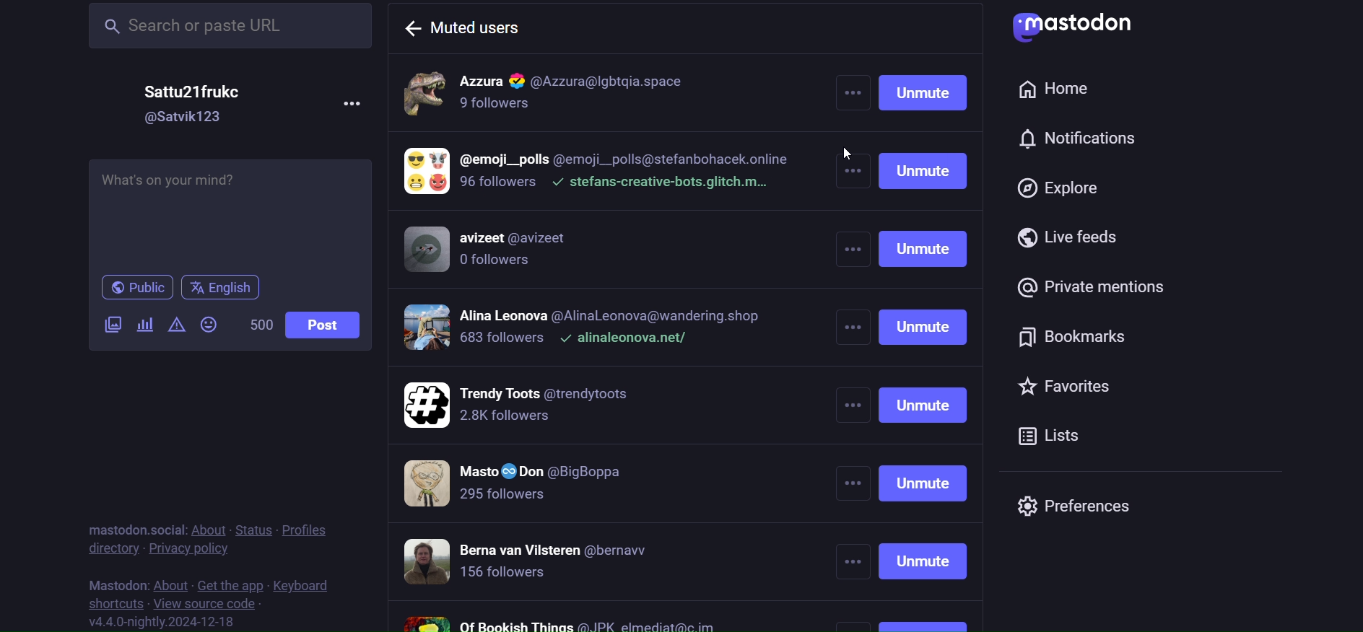  Describe the element at coordinates (585, 330) in the screenshot. I see `muted accounts 4` at that location.